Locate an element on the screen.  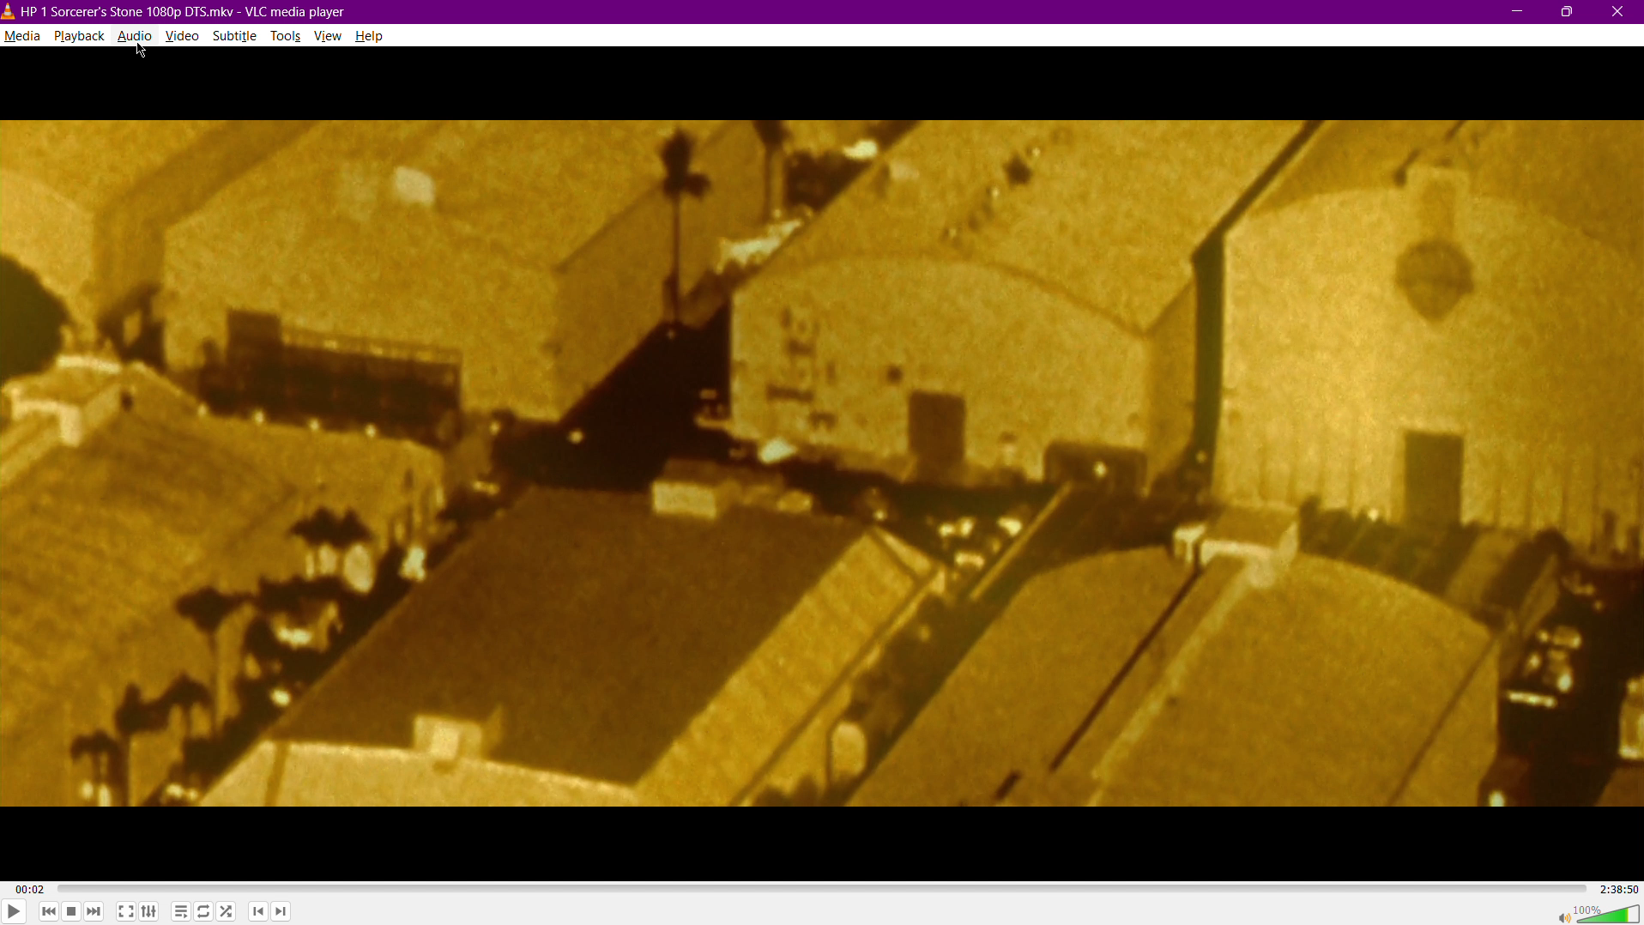
Stop is located at coordinates (71, 912).